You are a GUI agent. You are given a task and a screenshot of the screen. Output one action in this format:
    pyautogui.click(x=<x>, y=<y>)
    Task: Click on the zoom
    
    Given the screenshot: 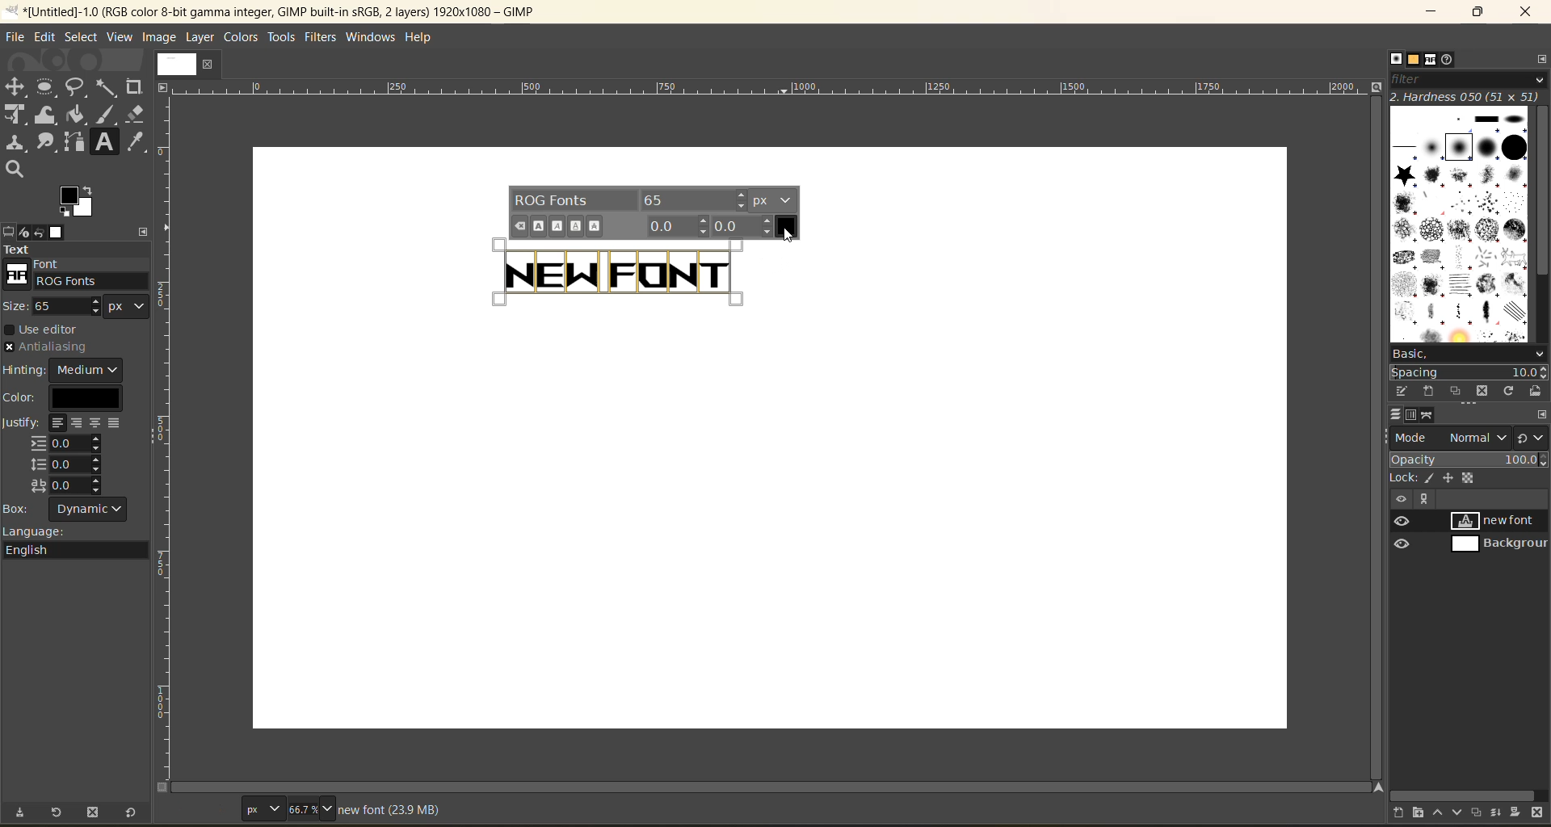 What is the action you would take?
    pyautogui.click(x=313, y=808)
    